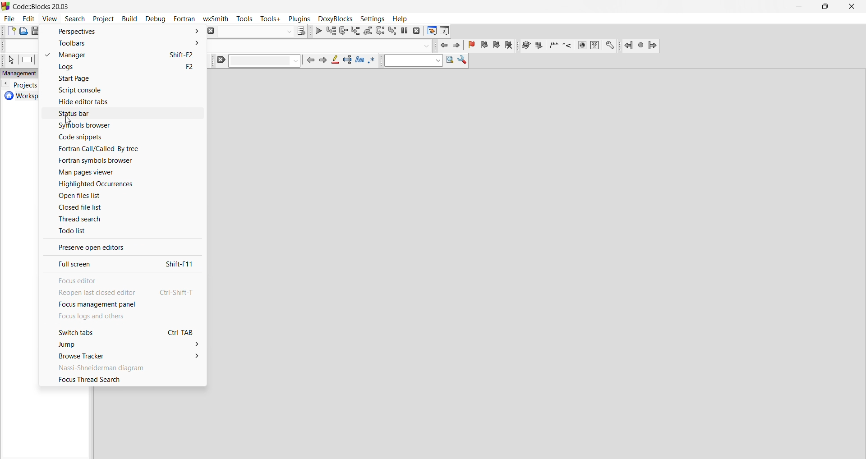 The width and height of the screenshot is (866, 459). What do you see at coordinates (123, 101) in the screenshot?
I see `hide editor tabs` at bounding box center [123, 101].